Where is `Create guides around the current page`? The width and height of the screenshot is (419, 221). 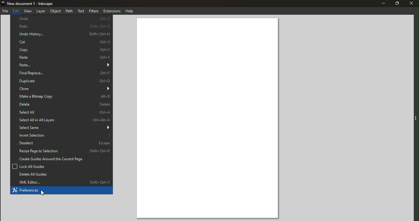 Create guides around the current page is located at coordinates (62, 159).